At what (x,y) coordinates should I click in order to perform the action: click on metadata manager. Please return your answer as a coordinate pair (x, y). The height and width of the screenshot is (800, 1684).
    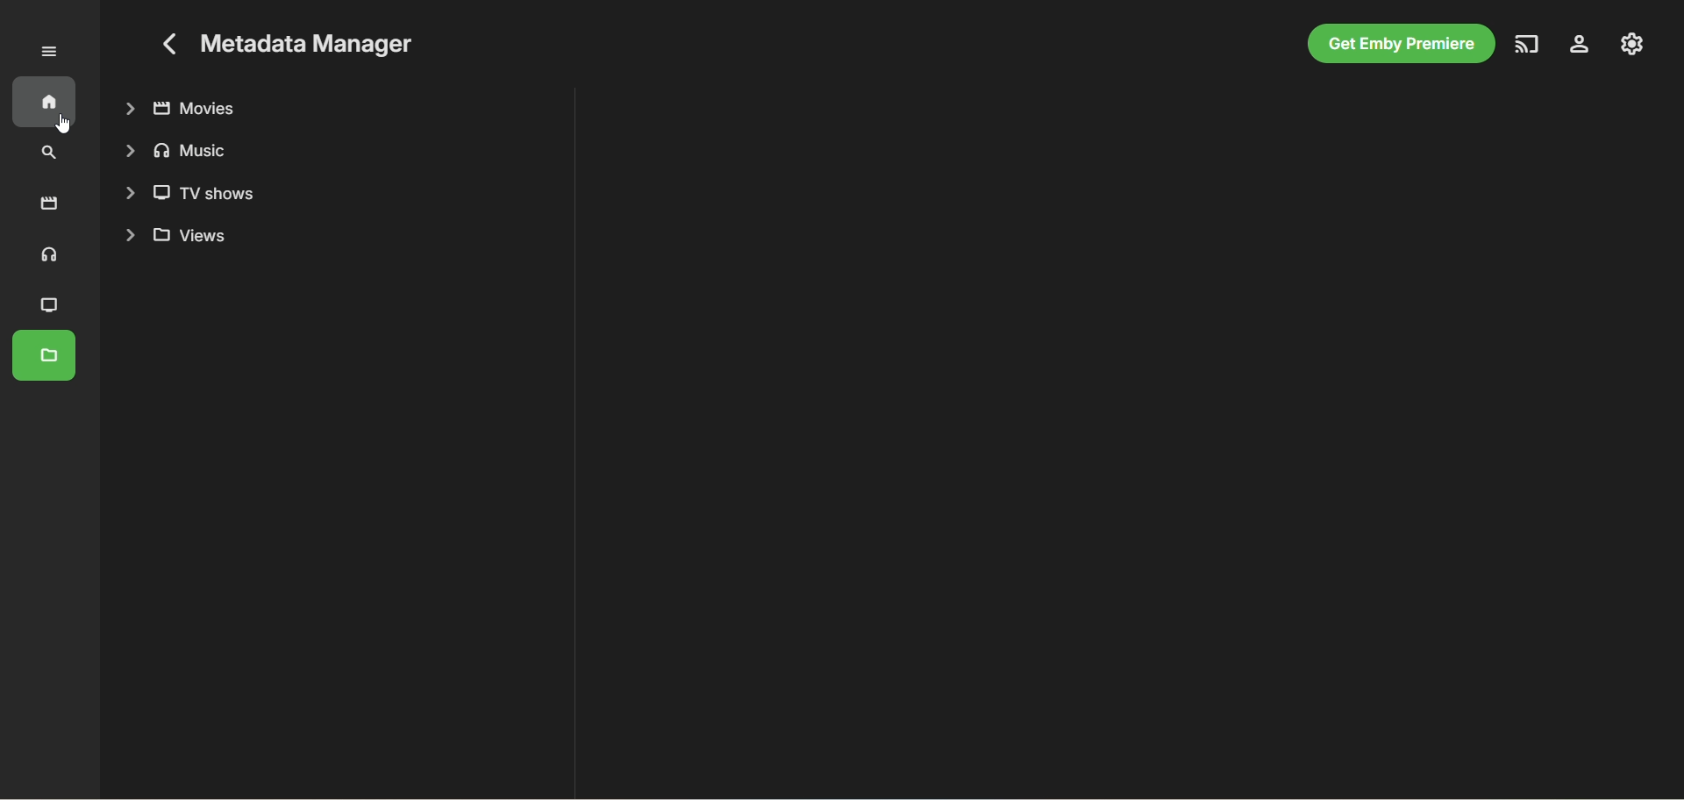
    Looking at the image, I should click on (44, 356).